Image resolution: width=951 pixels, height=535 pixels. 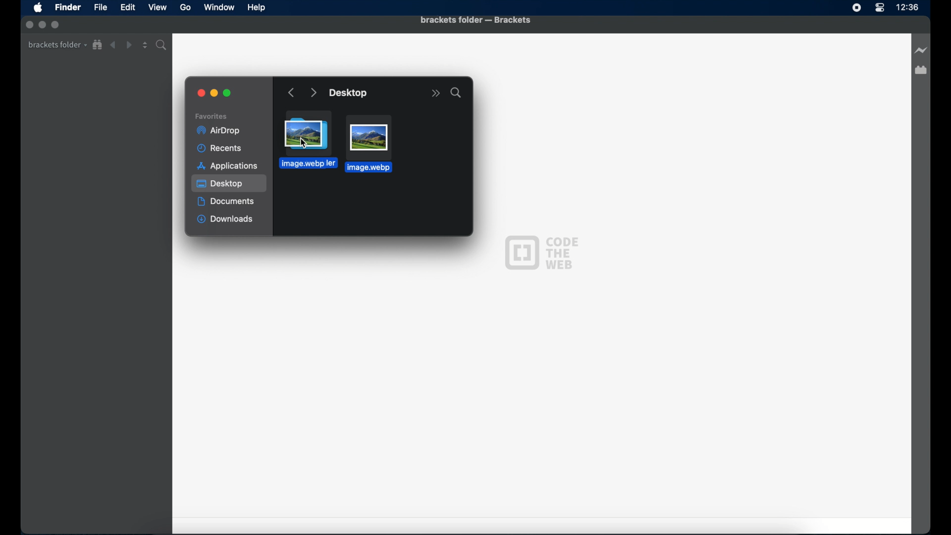 What do you see at coordinates (128, 8) in the screenshot?
I see `Edit` at bounding box center [128, 8].